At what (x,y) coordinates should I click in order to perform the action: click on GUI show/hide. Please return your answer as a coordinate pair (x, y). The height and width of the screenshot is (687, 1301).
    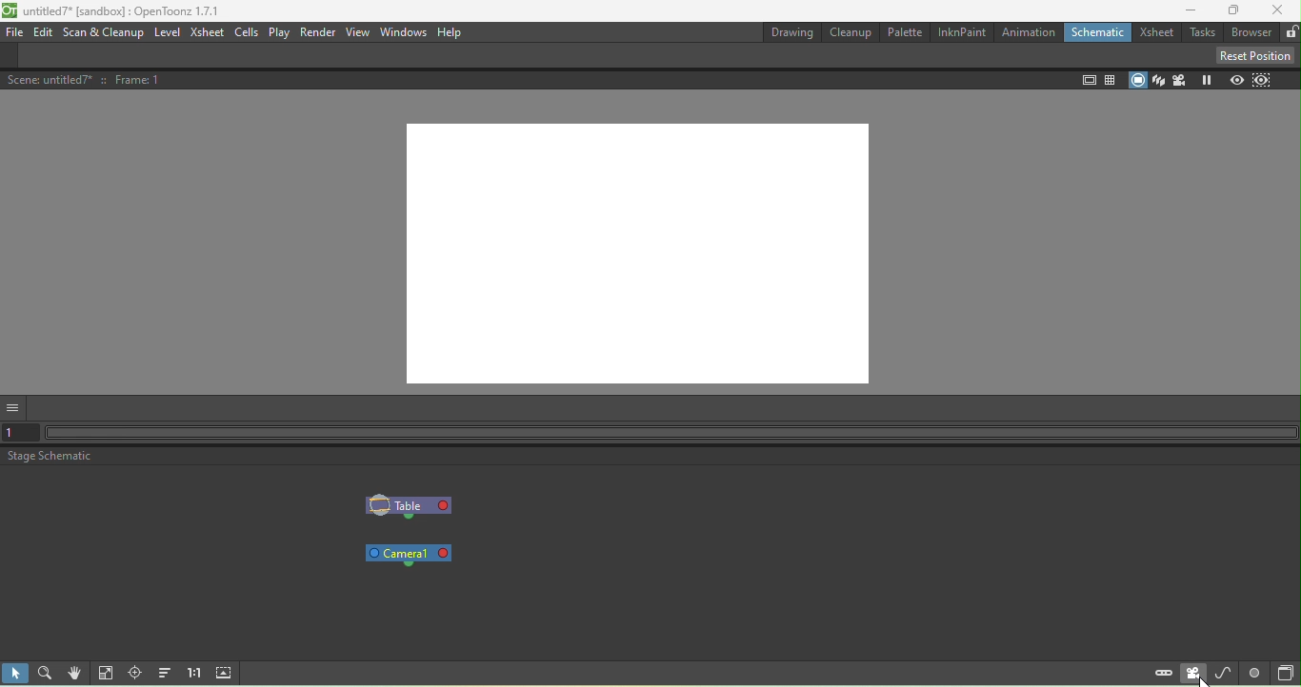
    Looking at the image, I should click on (15, 407).